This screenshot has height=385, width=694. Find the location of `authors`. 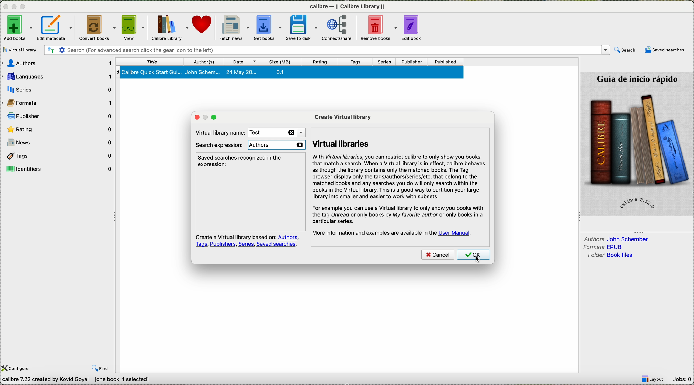

authors is located at coordinates (58, 64).